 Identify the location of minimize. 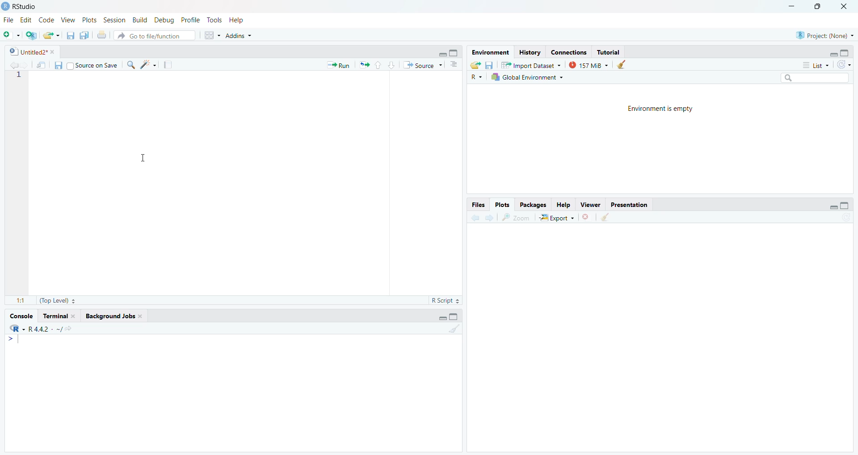
(834, 207).